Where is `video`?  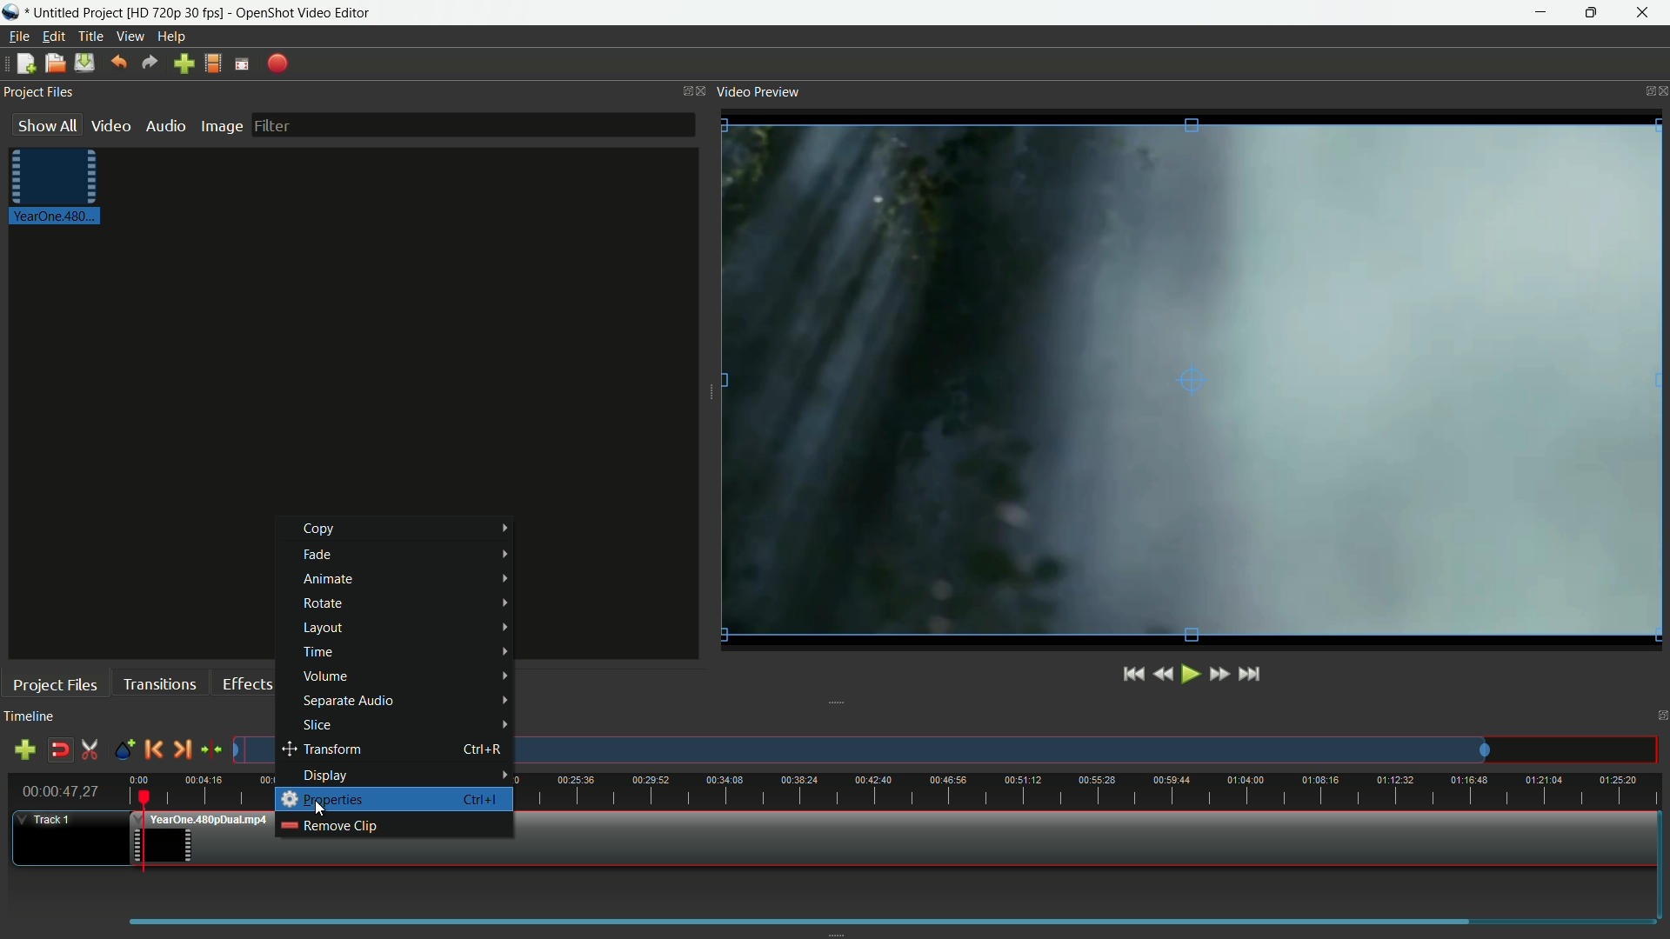
video is located at coordinates (111, 125).